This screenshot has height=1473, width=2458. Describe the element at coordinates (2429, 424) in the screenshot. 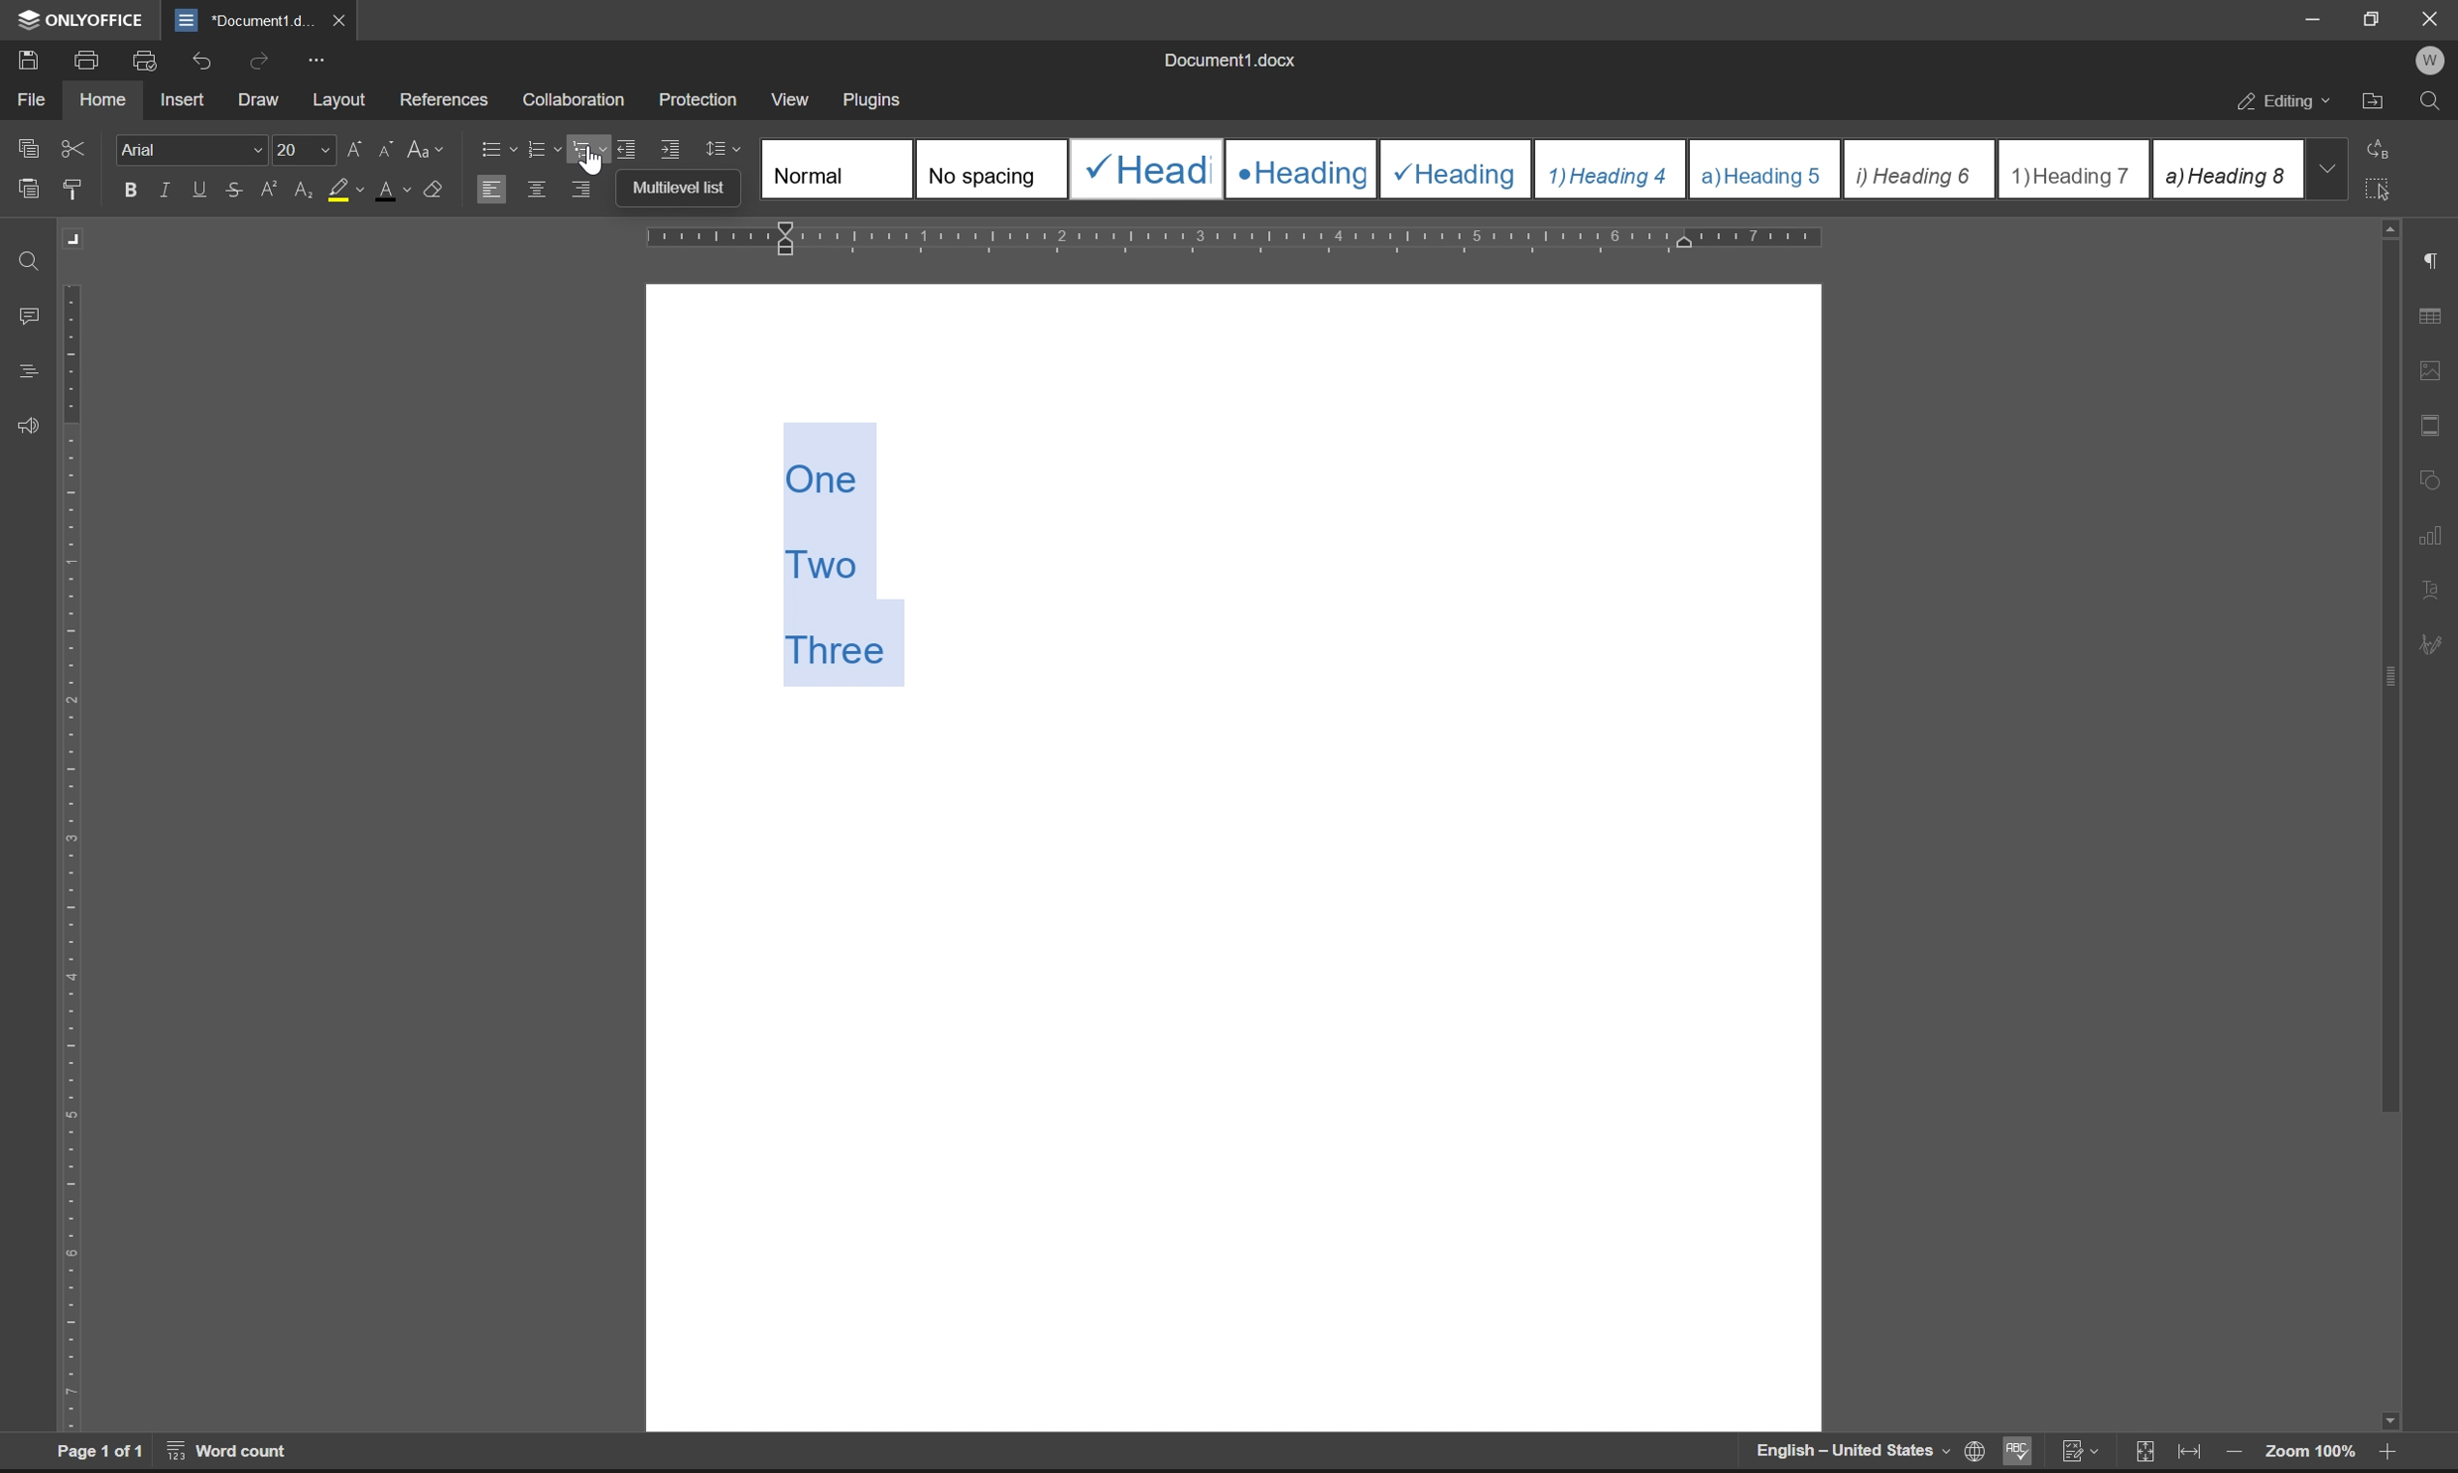

I see `header & footer settings` at that location.